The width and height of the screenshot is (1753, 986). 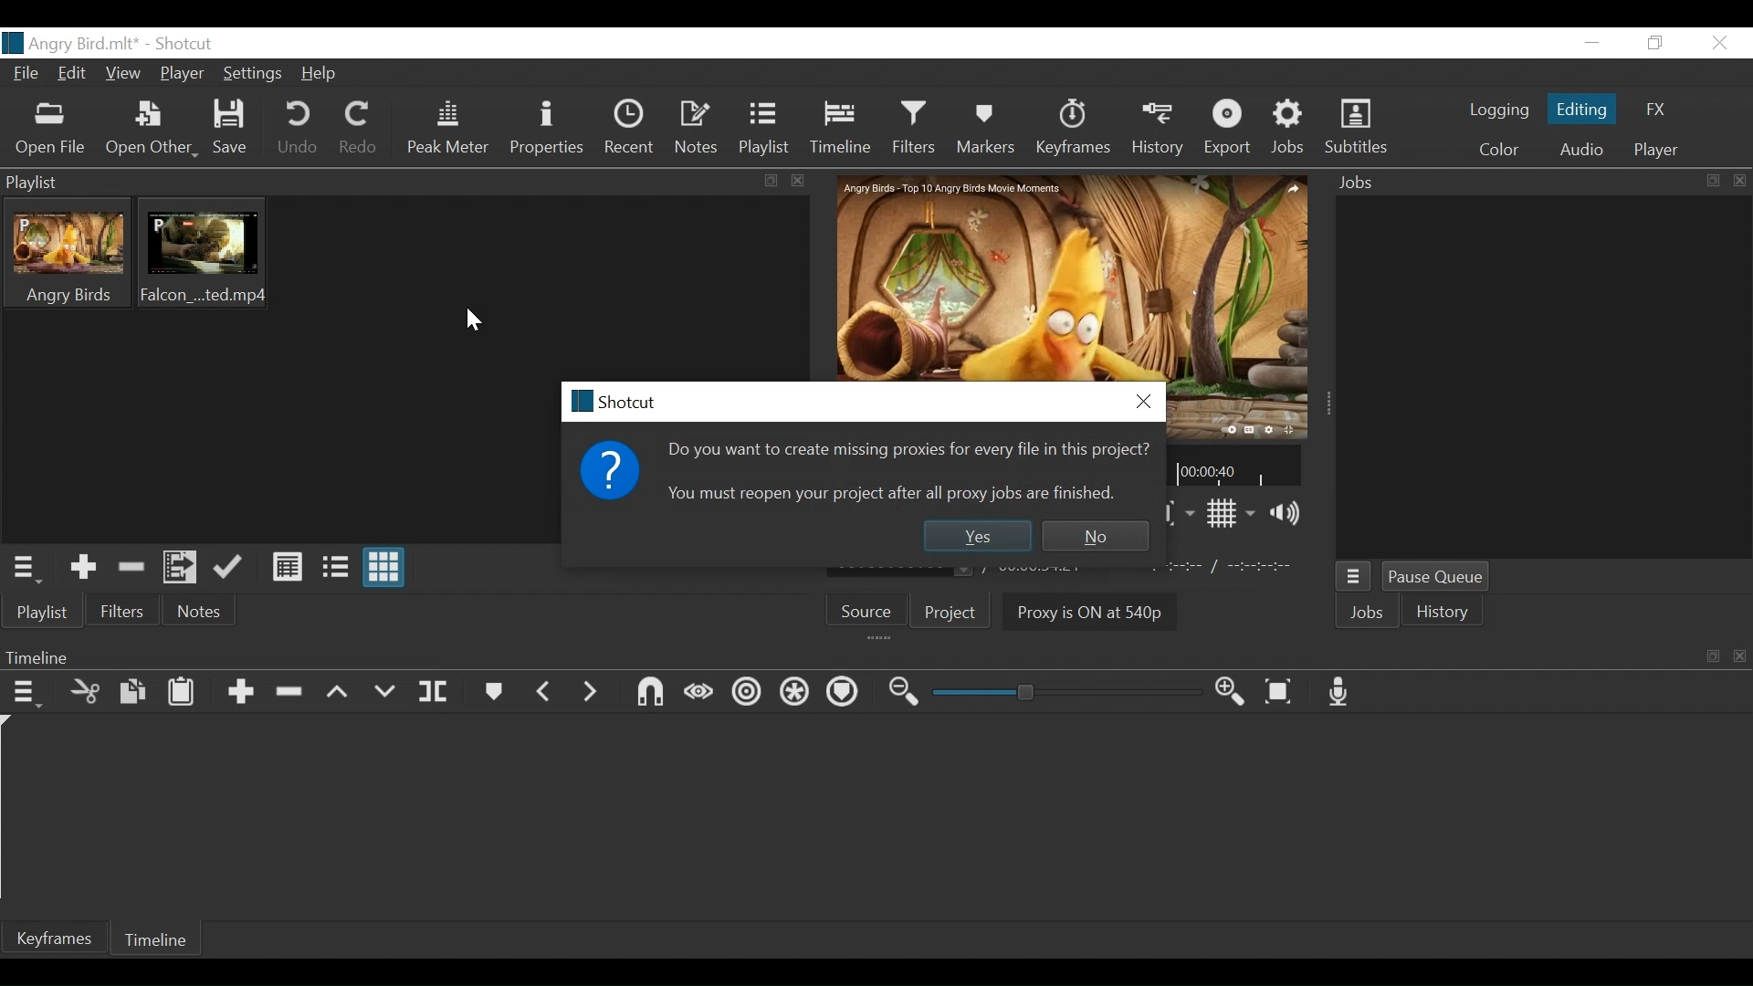 What do you see at coordinates (697, 689) in the screenshot?
I see `Scrub while dragging` at bounding box center [697, 689].